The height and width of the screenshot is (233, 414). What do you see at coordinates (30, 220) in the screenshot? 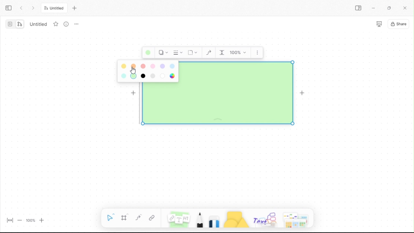
I see `100%` at bounding box center [30, 220].